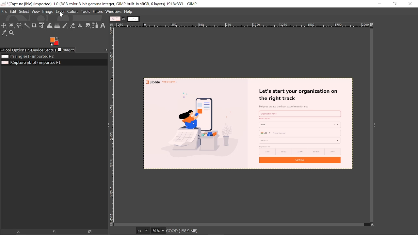  Describe the element at coordinates (34, 25) in the screenshot. I see `Crop text` at that location.